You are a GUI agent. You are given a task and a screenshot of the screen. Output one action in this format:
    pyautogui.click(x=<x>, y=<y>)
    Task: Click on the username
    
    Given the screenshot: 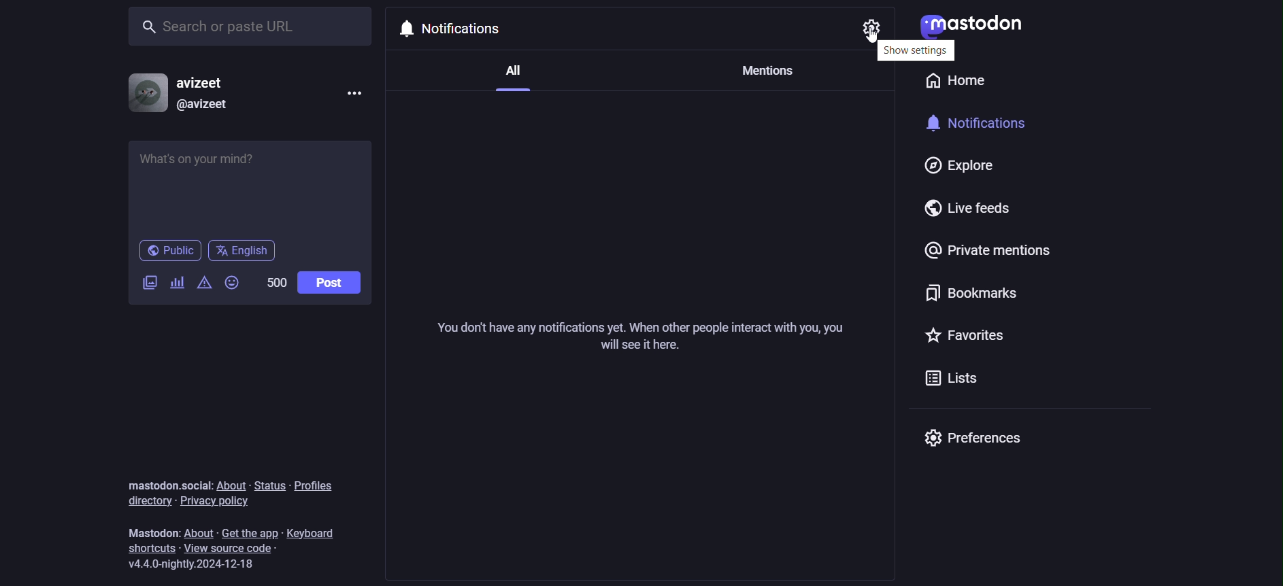 What is the action you would take?
    pyautogui.click(x=209, y=82)
    